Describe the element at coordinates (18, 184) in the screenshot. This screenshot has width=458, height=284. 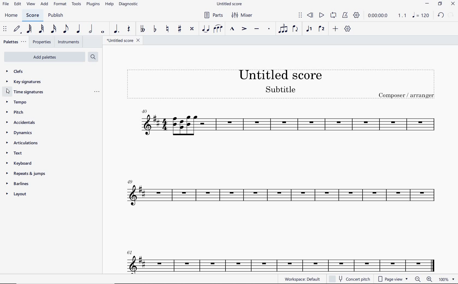
I see `BARLINES` at that location.